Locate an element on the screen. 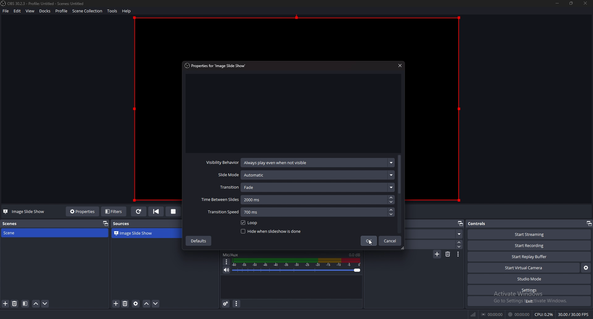 The height and width of the screenshot is (319, 593). audio mixer menu is located at coordinates (236, 304).